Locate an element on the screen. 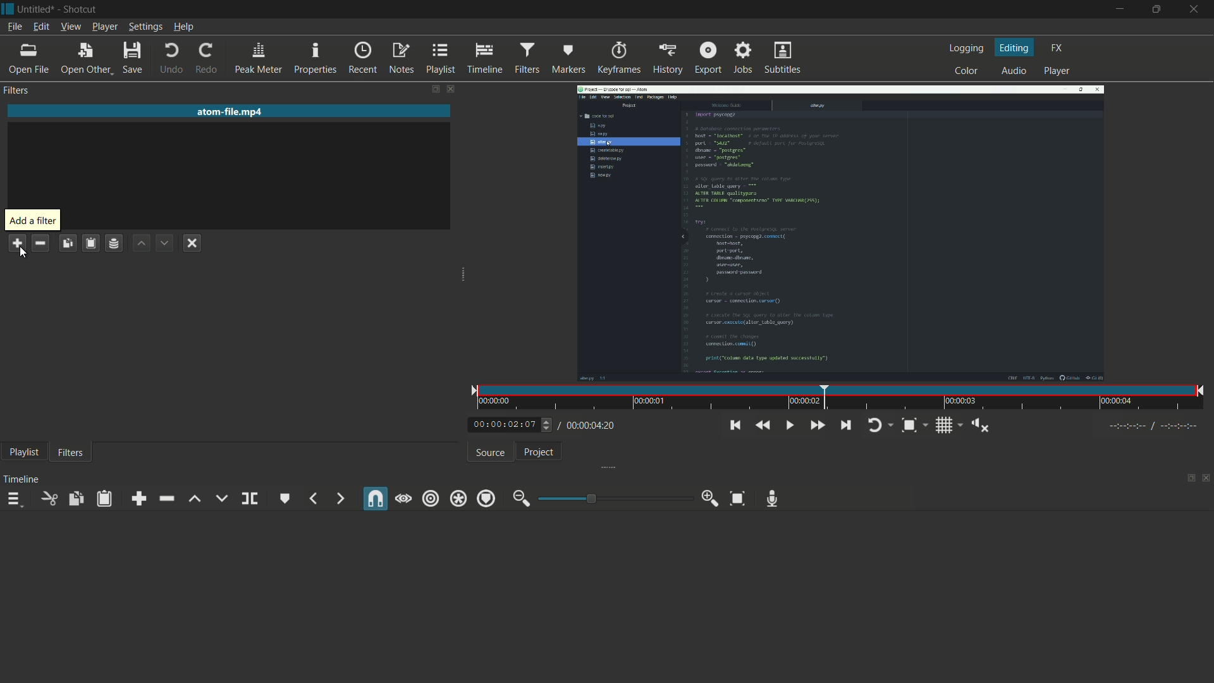  project name is located at coordinates (37, 9).